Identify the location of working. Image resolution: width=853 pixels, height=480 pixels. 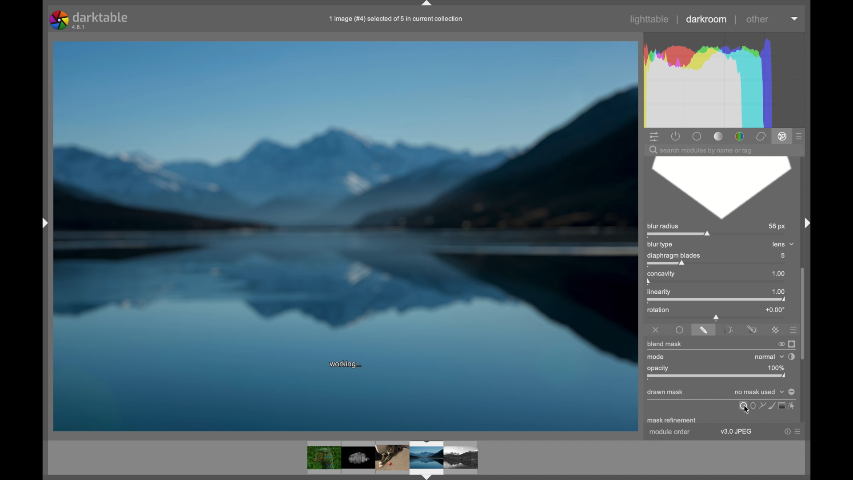
(347, 364).